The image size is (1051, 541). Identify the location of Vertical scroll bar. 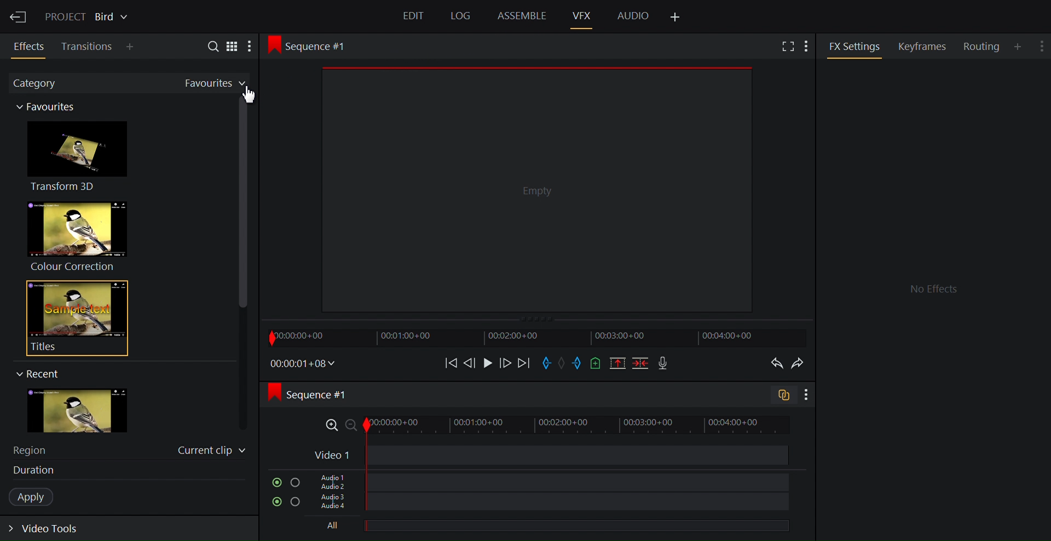
(244, 211).